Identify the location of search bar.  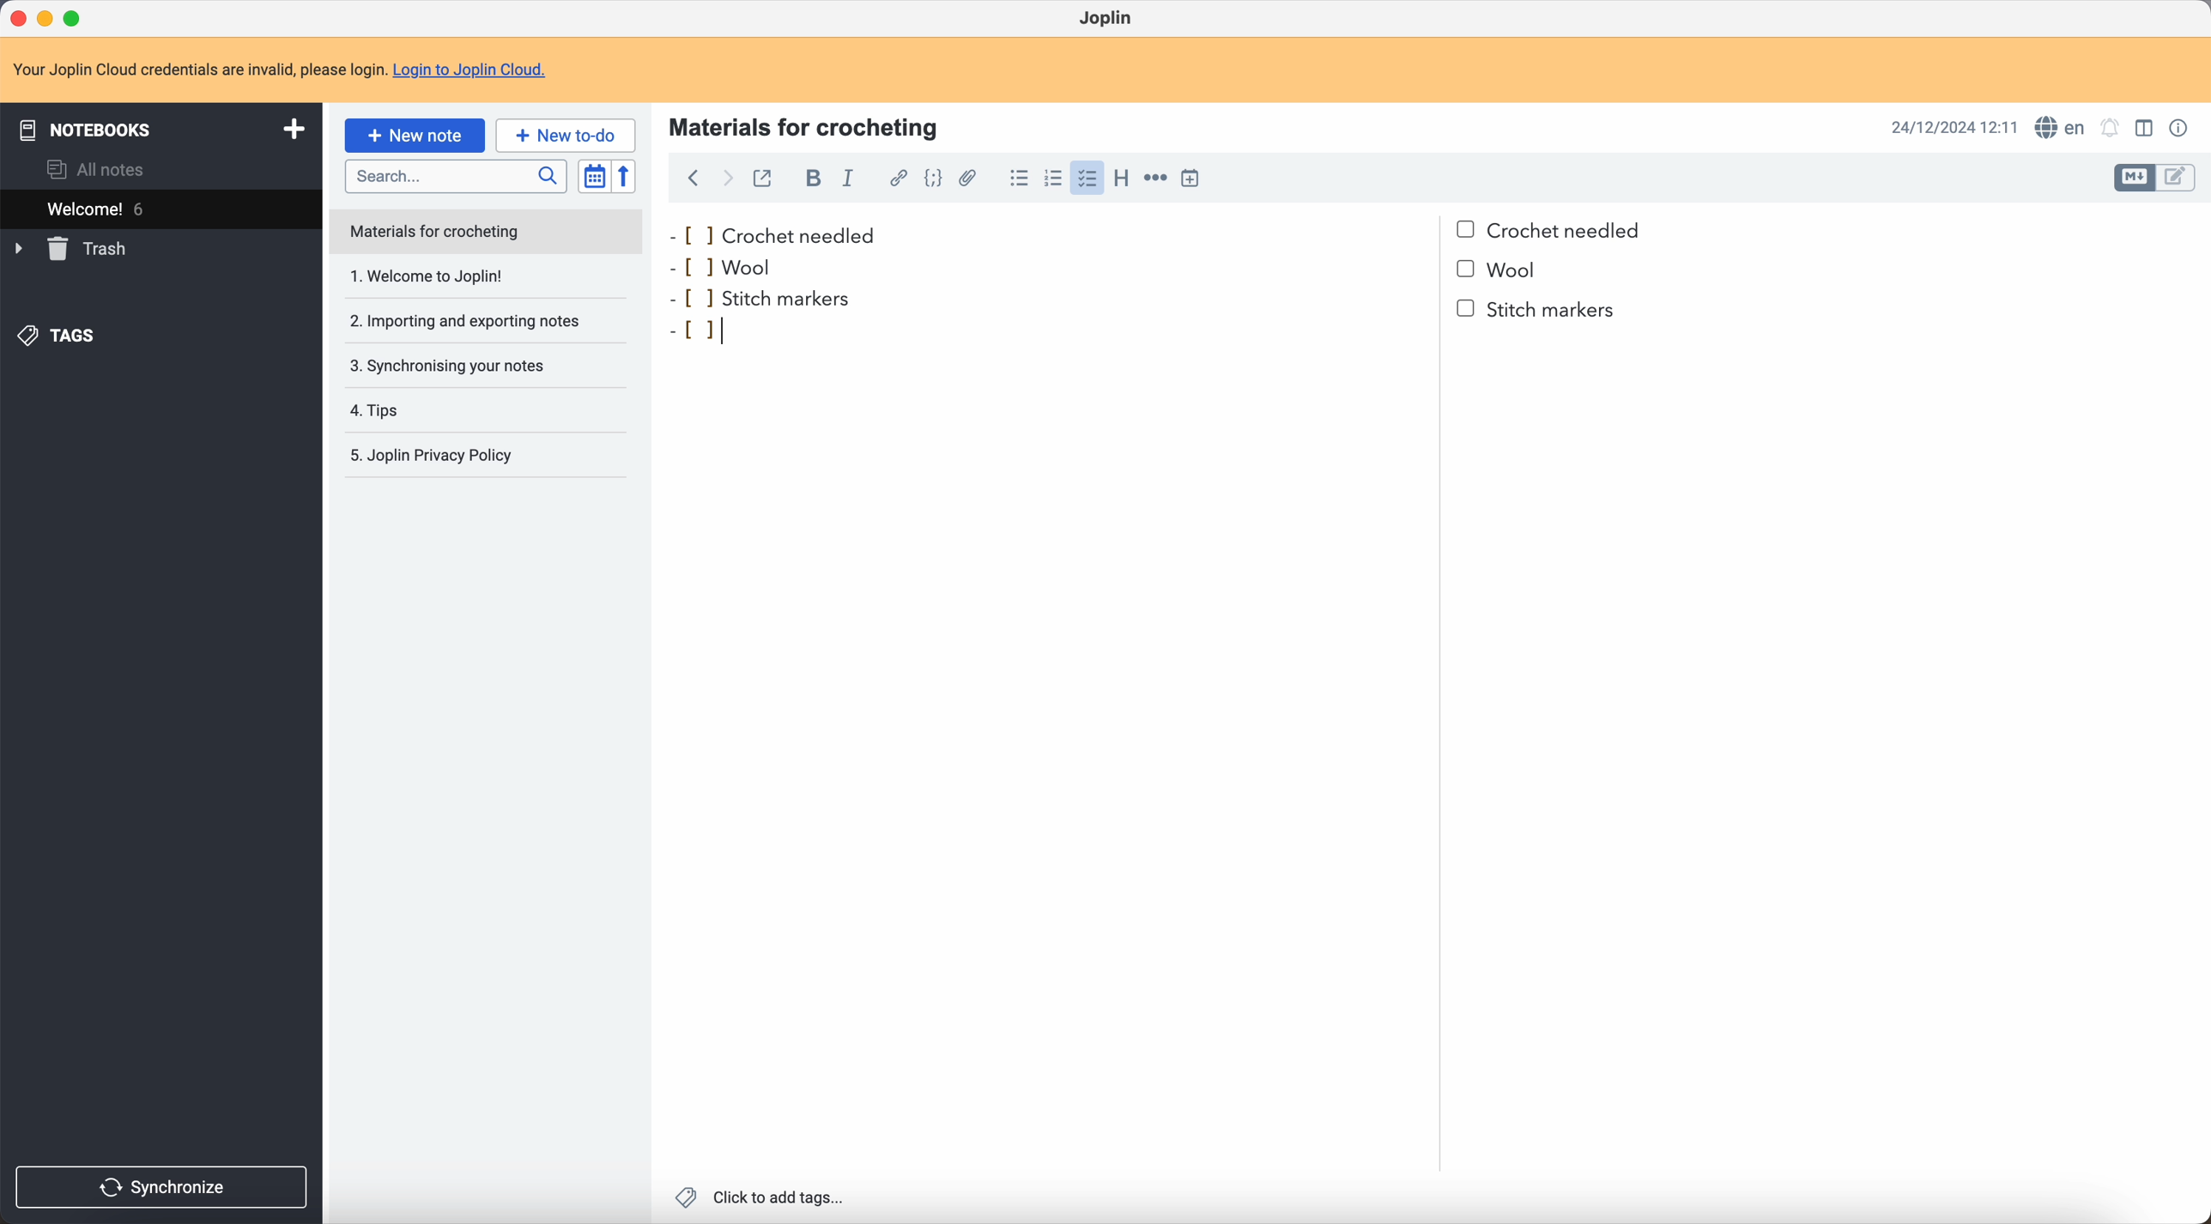
(455, 174).